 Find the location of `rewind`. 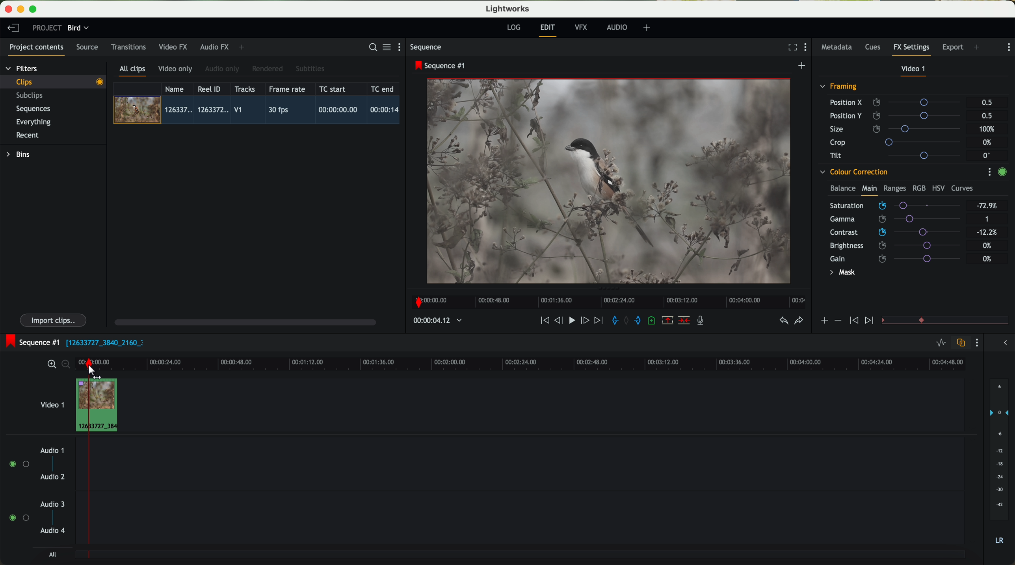

rewind is located at coordinates (544, 321).